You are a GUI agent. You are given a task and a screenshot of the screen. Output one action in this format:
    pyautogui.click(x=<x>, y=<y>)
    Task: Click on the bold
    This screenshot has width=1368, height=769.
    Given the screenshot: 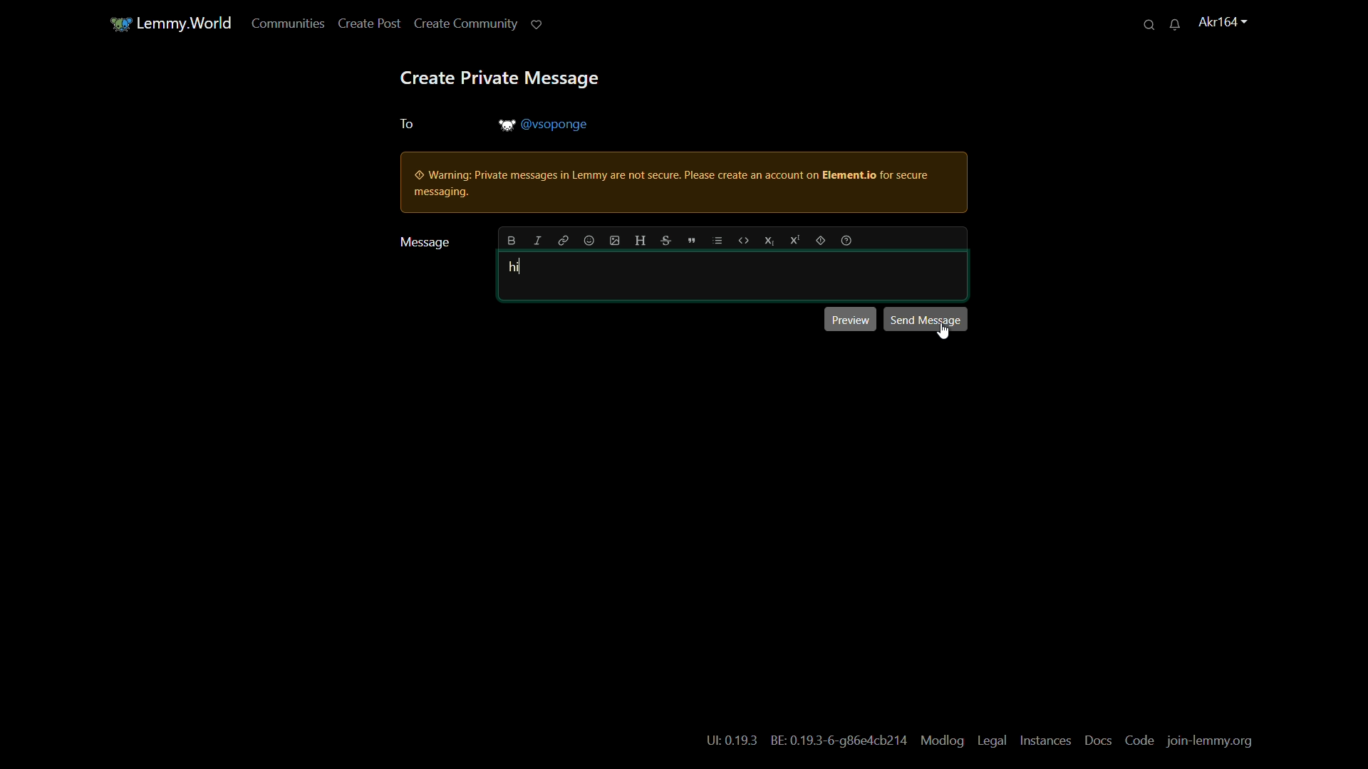 What is the action you would take?
    pyautogui.click(x=511, y=241)
    